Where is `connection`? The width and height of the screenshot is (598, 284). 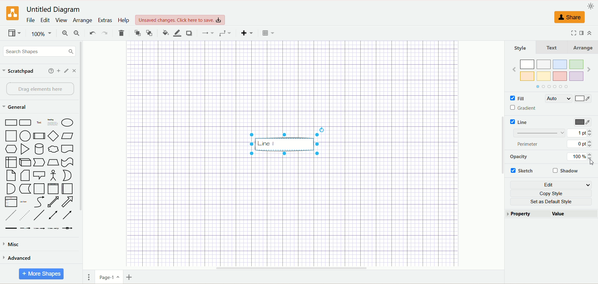 connection is located at coordinates (207, 32).